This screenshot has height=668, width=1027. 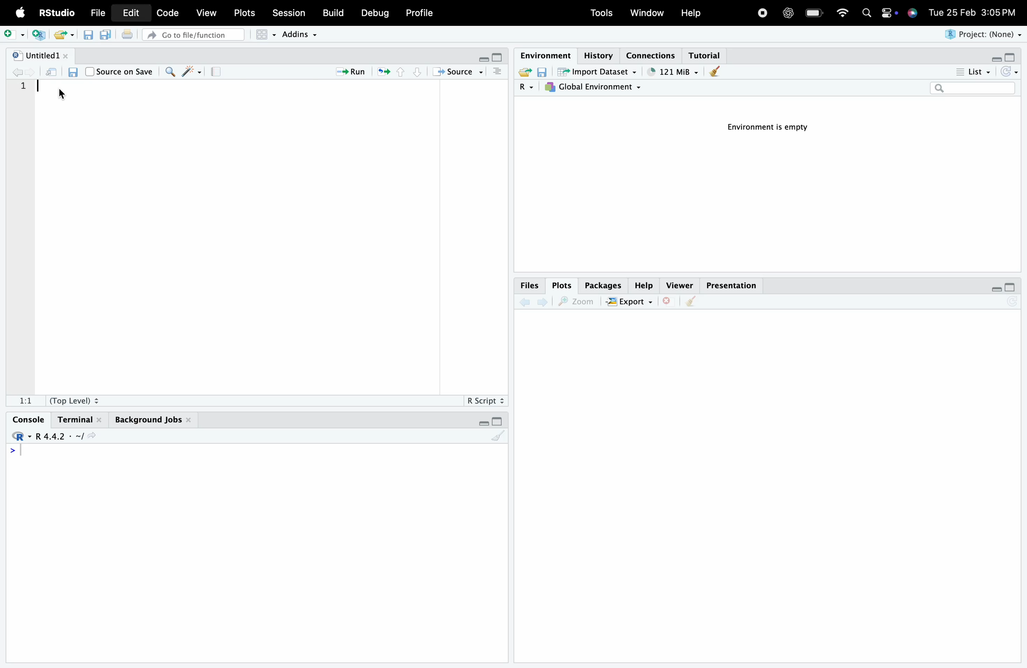 I want to click on File, so click(x=100, y=14).